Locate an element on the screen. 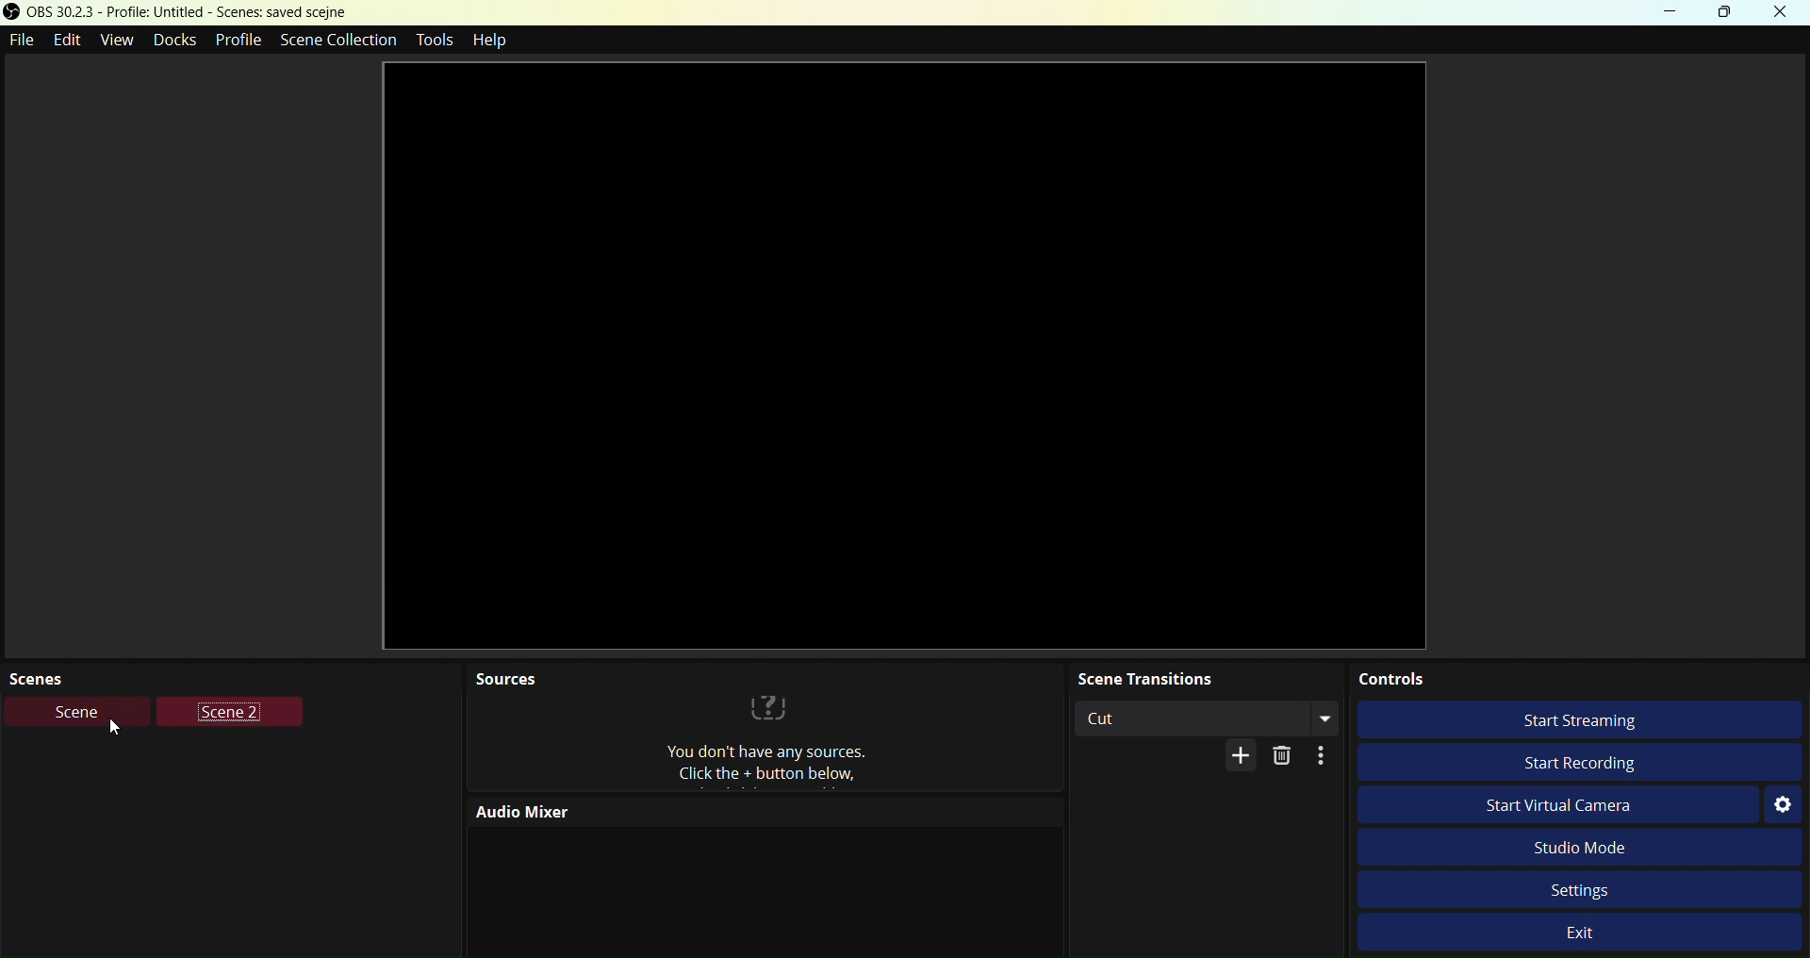  Cursor is located at coordinates (113, 727).